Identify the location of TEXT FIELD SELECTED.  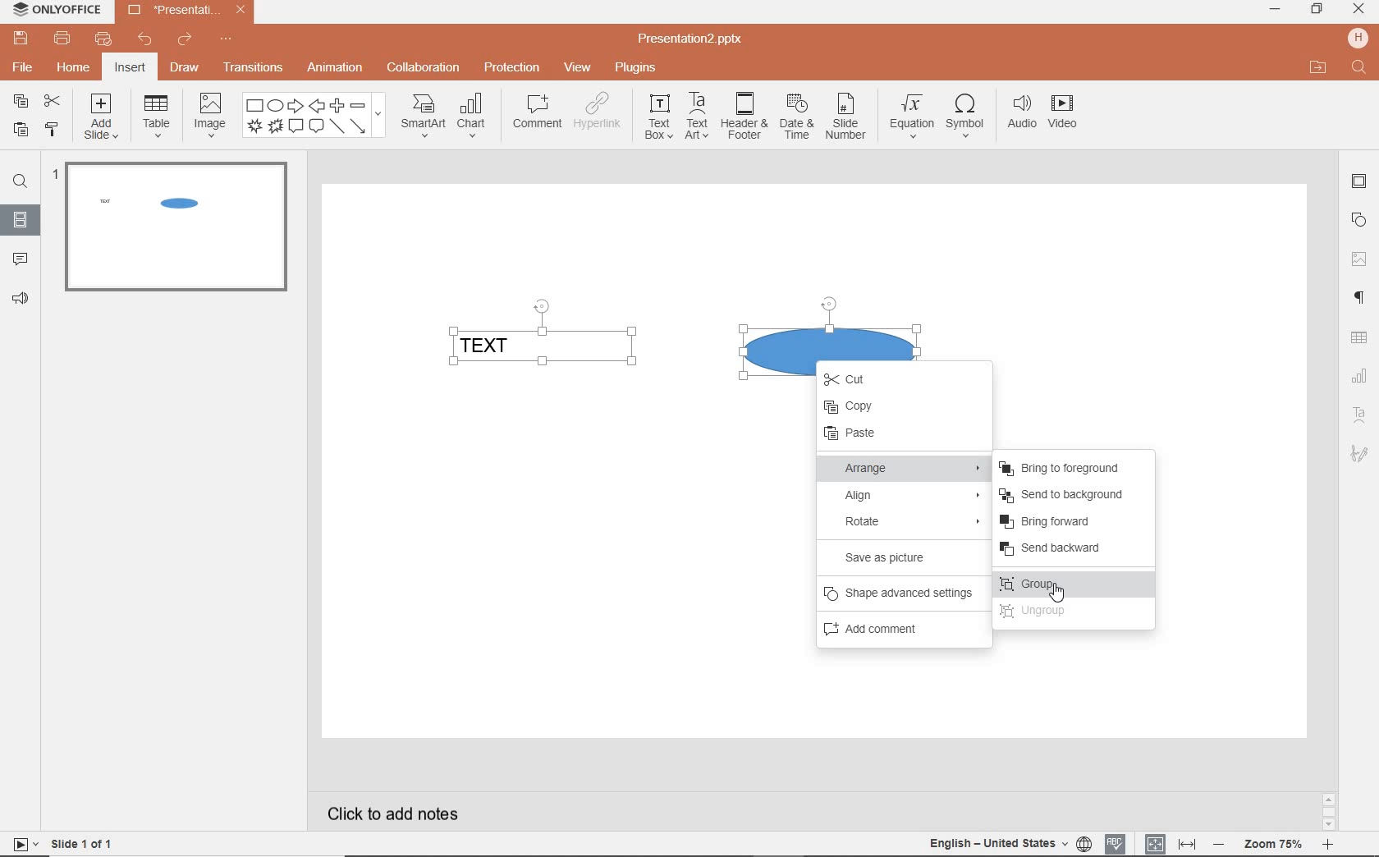
(543, 336).